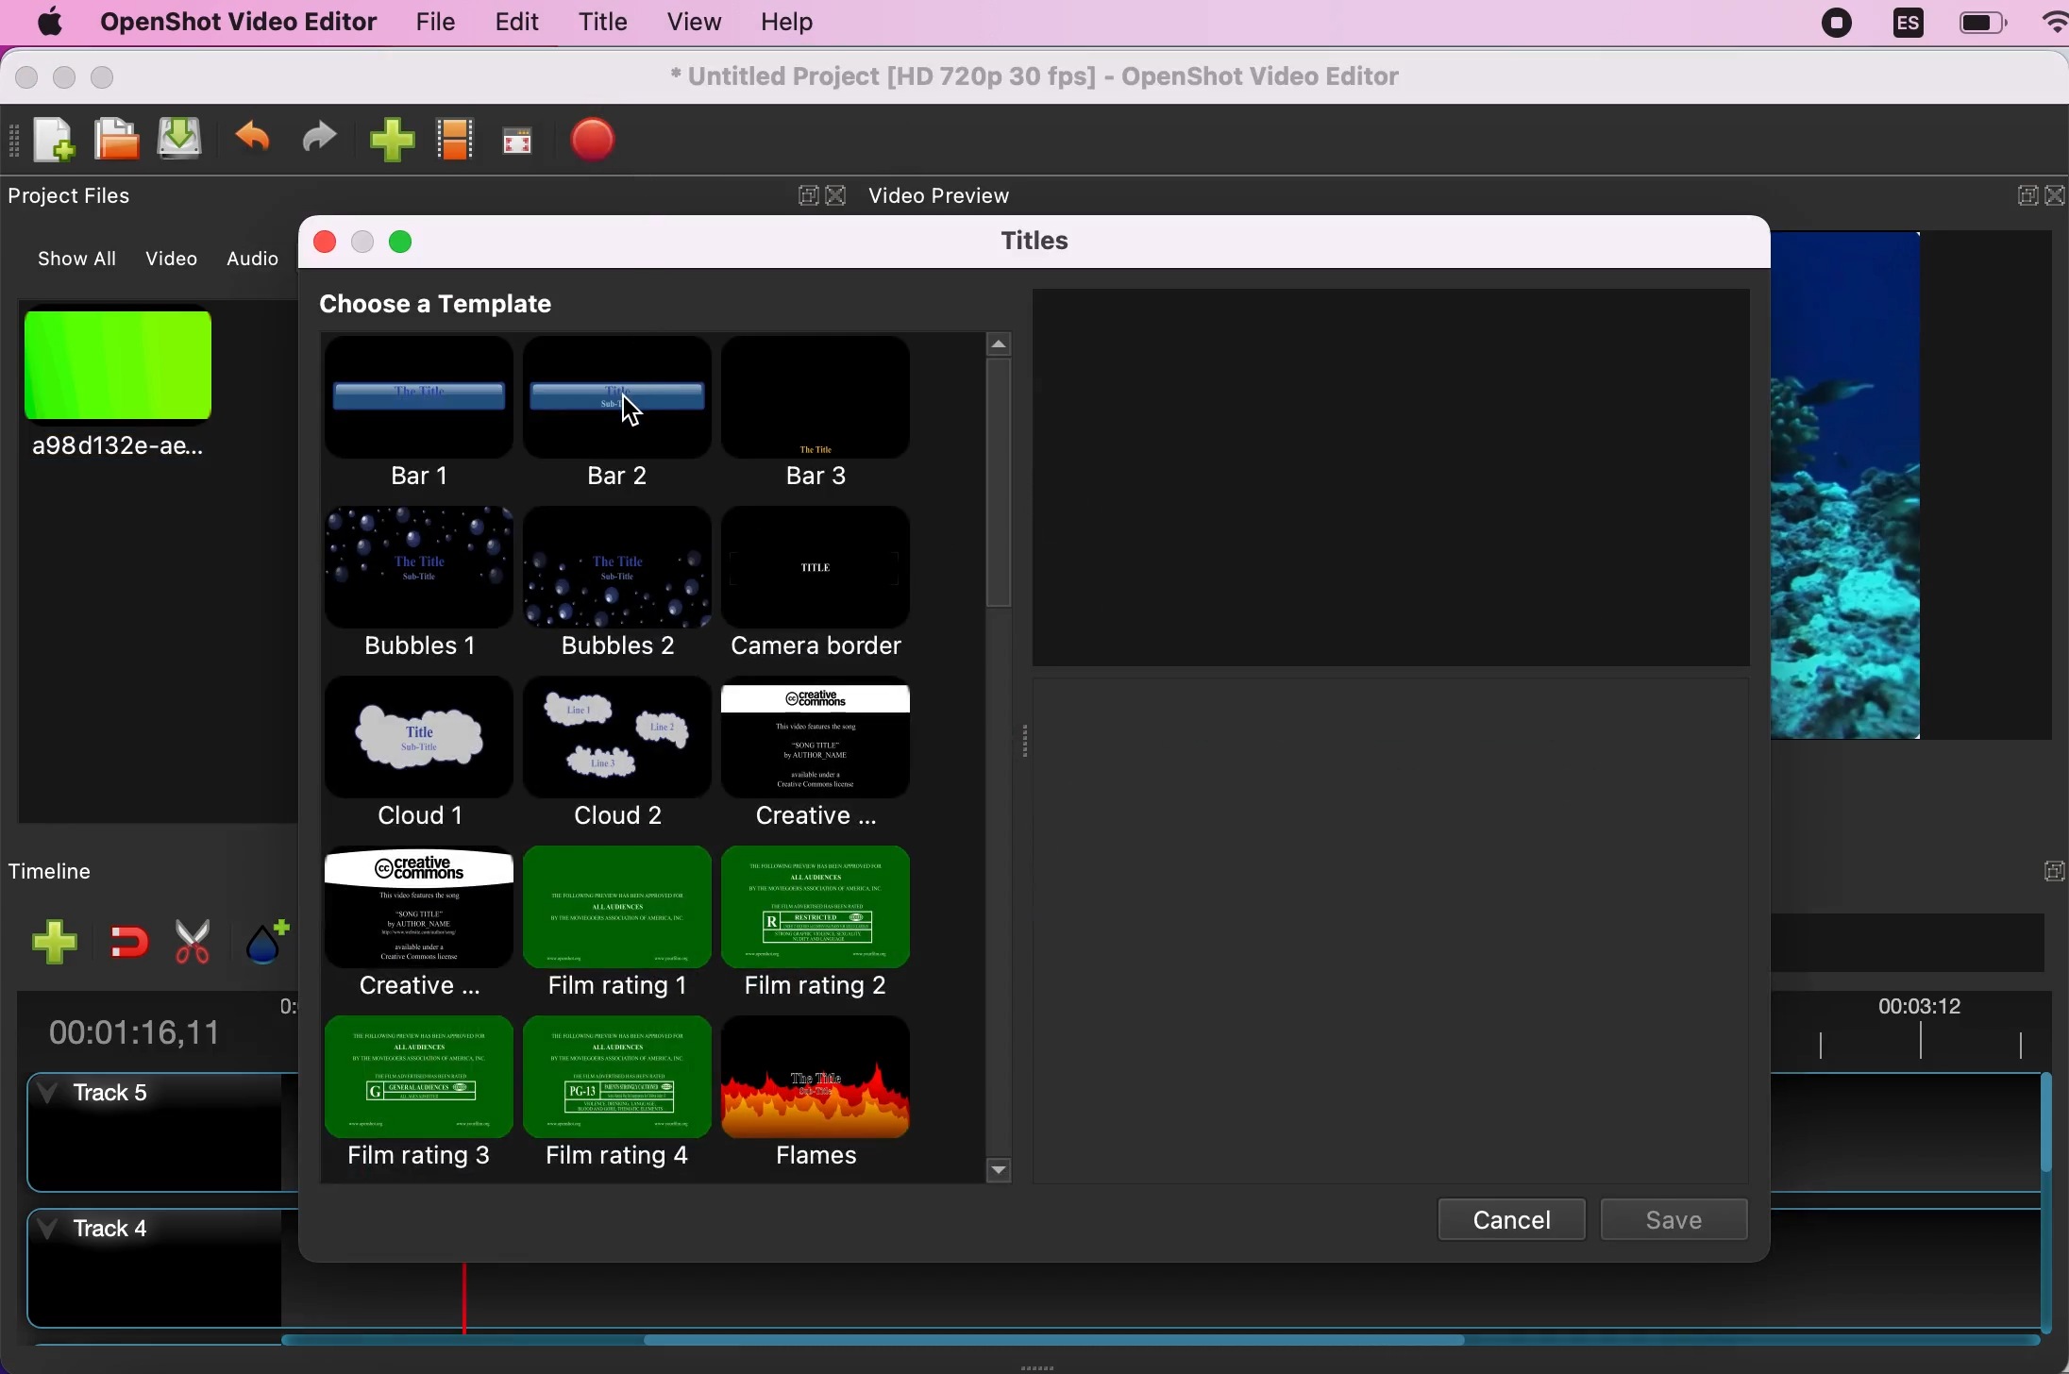  Describe the element at coordinates (416, 925) in the screenshot. I see `creative commons` at that location.